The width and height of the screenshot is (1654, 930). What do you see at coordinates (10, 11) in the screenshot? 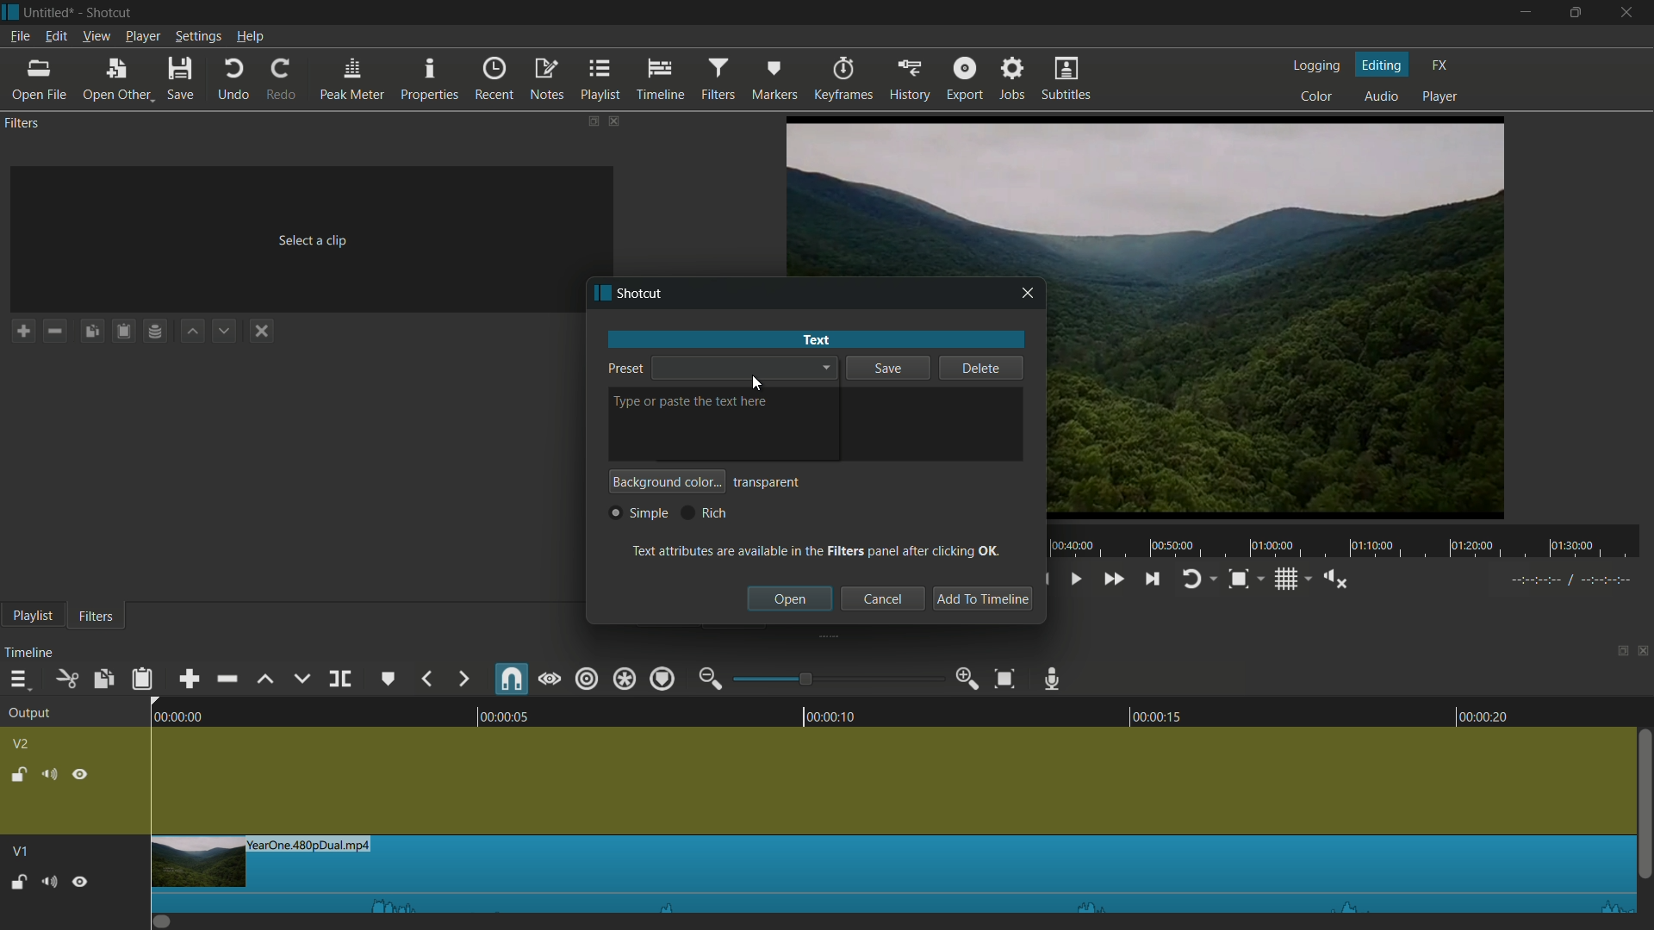
I see `app icon` at bounding box center [10, 11].